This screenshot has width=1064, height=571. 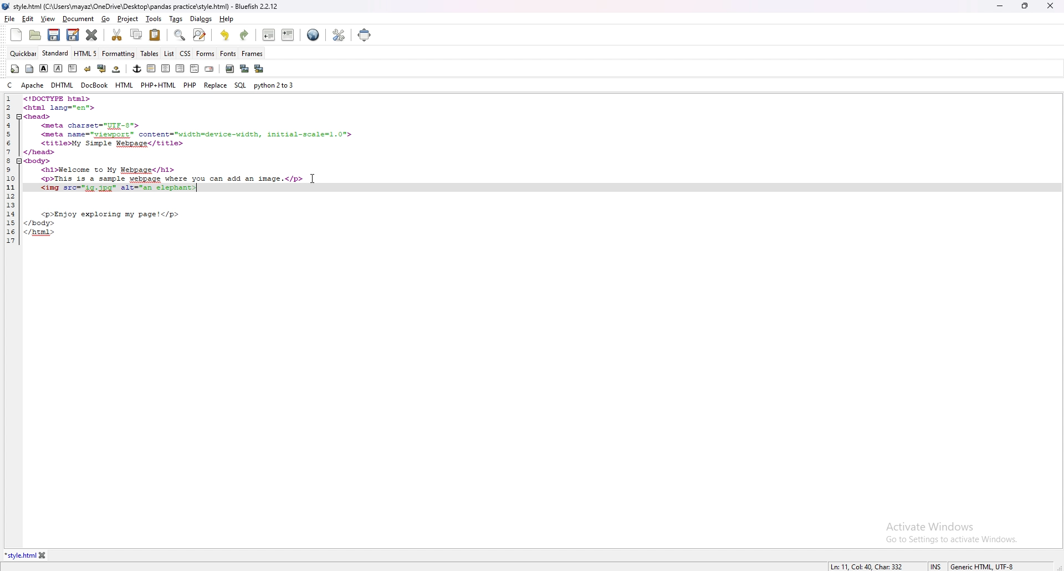 What do you see at coordinates (166, 68) in the screenshot?
I see `center` at bounding box center [166, 68].